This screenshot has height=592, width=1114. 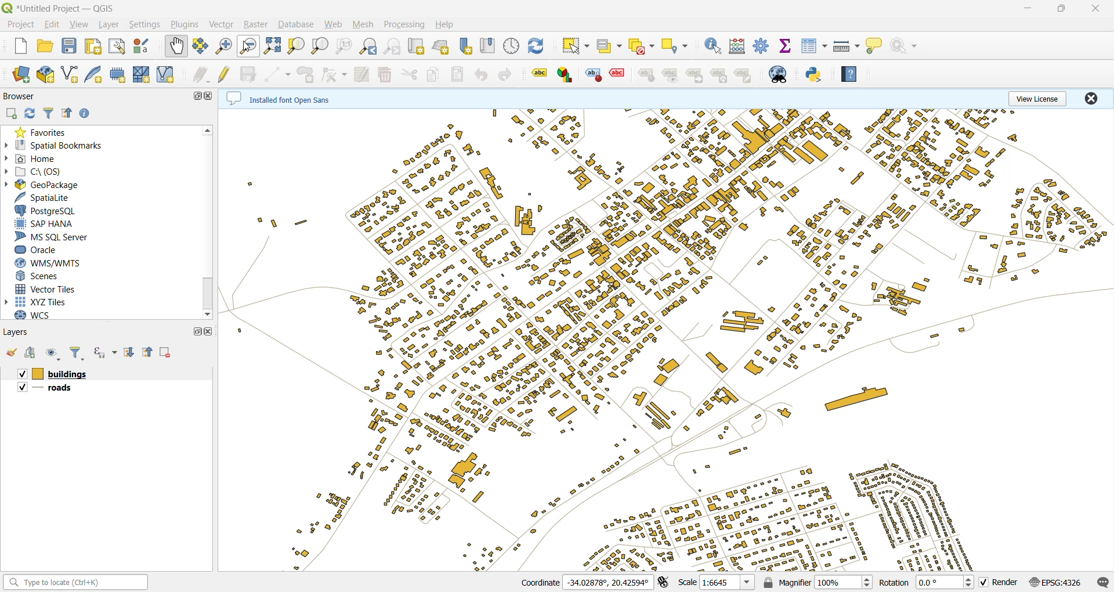 I want to click on metasearch, so click(x=783, y=74).